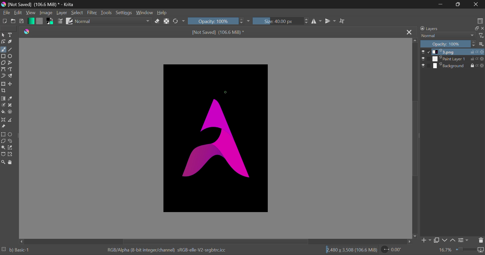  I want to click on Krita Logo, so click(27, 31).